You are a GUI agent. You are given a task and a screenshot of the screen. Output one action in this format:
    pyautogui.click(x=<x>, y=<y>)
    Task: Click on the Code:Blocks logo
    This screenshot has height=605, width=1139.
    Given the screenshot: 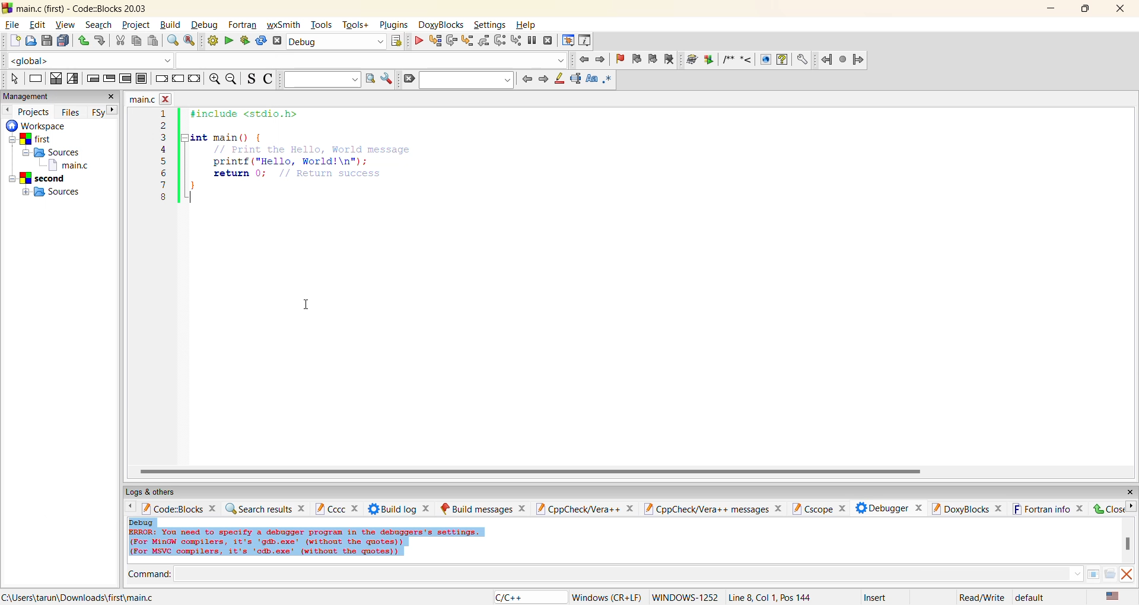 What is the action you would take?
    pyautogui.click(x=7, y=7)
    